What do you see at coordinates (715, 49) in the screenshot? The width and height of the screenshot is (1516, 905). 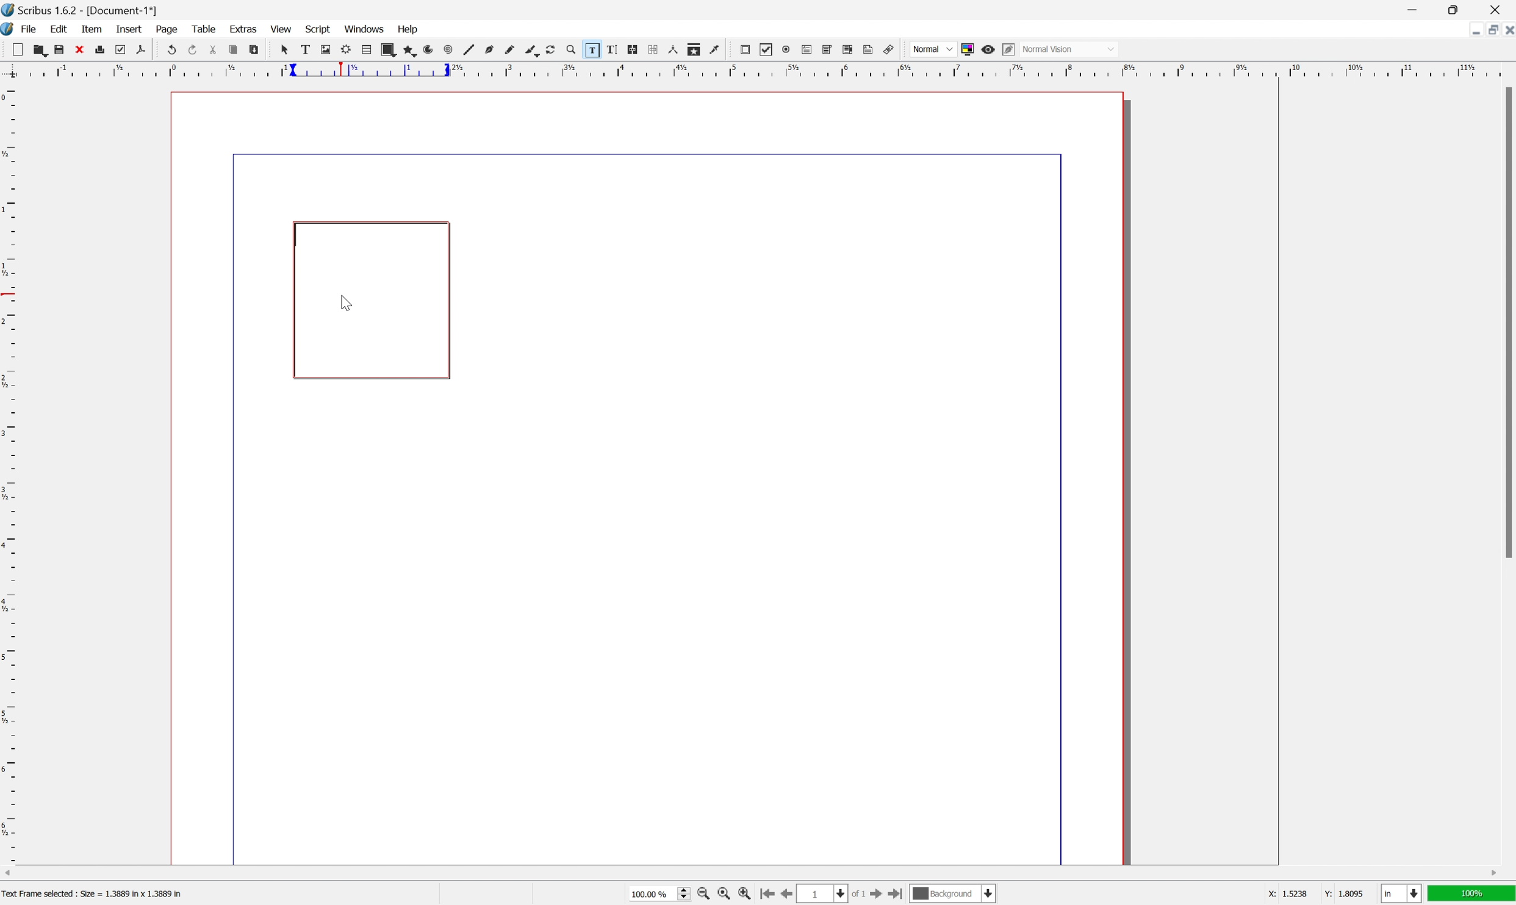 I see `eye dropper` at bounding box center [715, 49].